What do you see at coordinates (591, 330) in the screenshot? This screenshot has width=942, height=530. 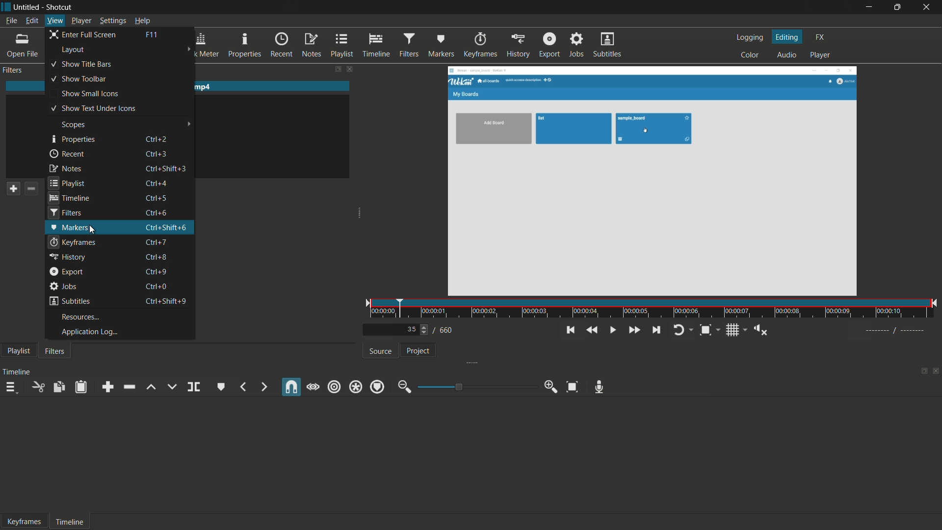 I see `quickly play backward` at bounding box center [591, 330].